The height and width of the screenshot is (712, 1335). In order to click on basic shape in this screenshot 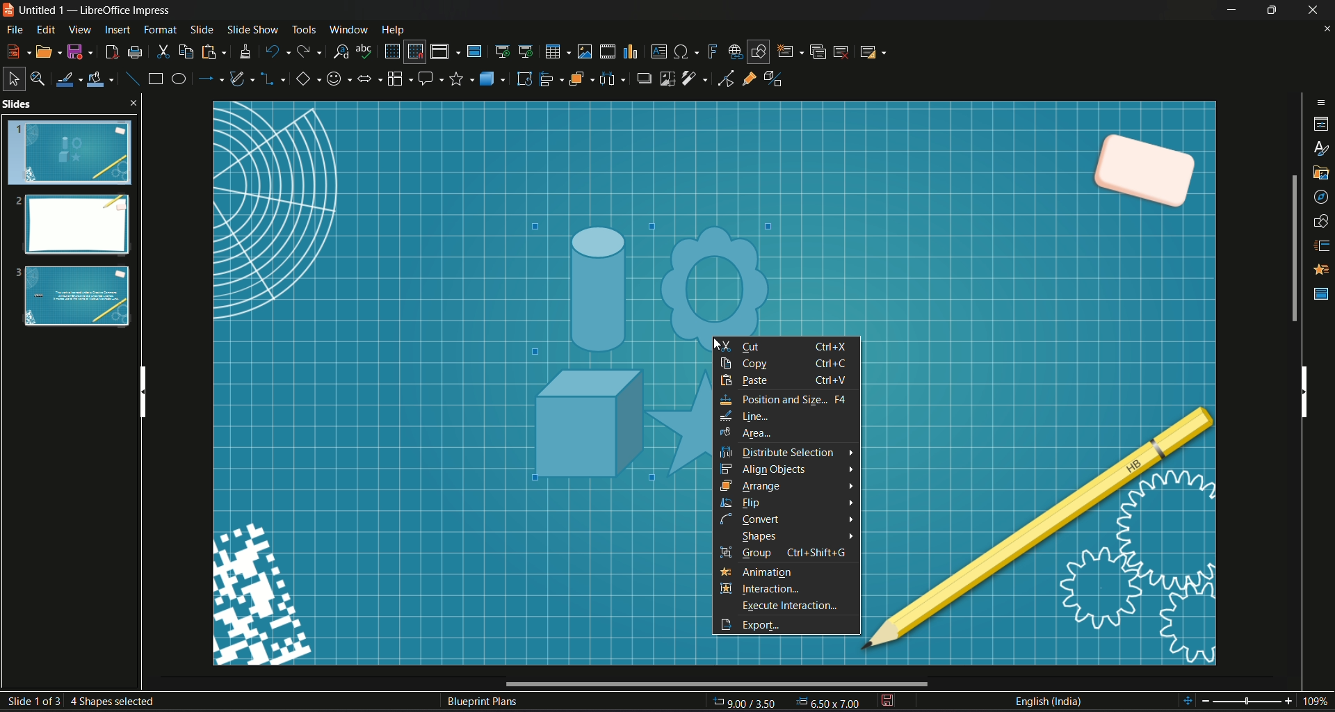, I will do `click(307, 80)`.